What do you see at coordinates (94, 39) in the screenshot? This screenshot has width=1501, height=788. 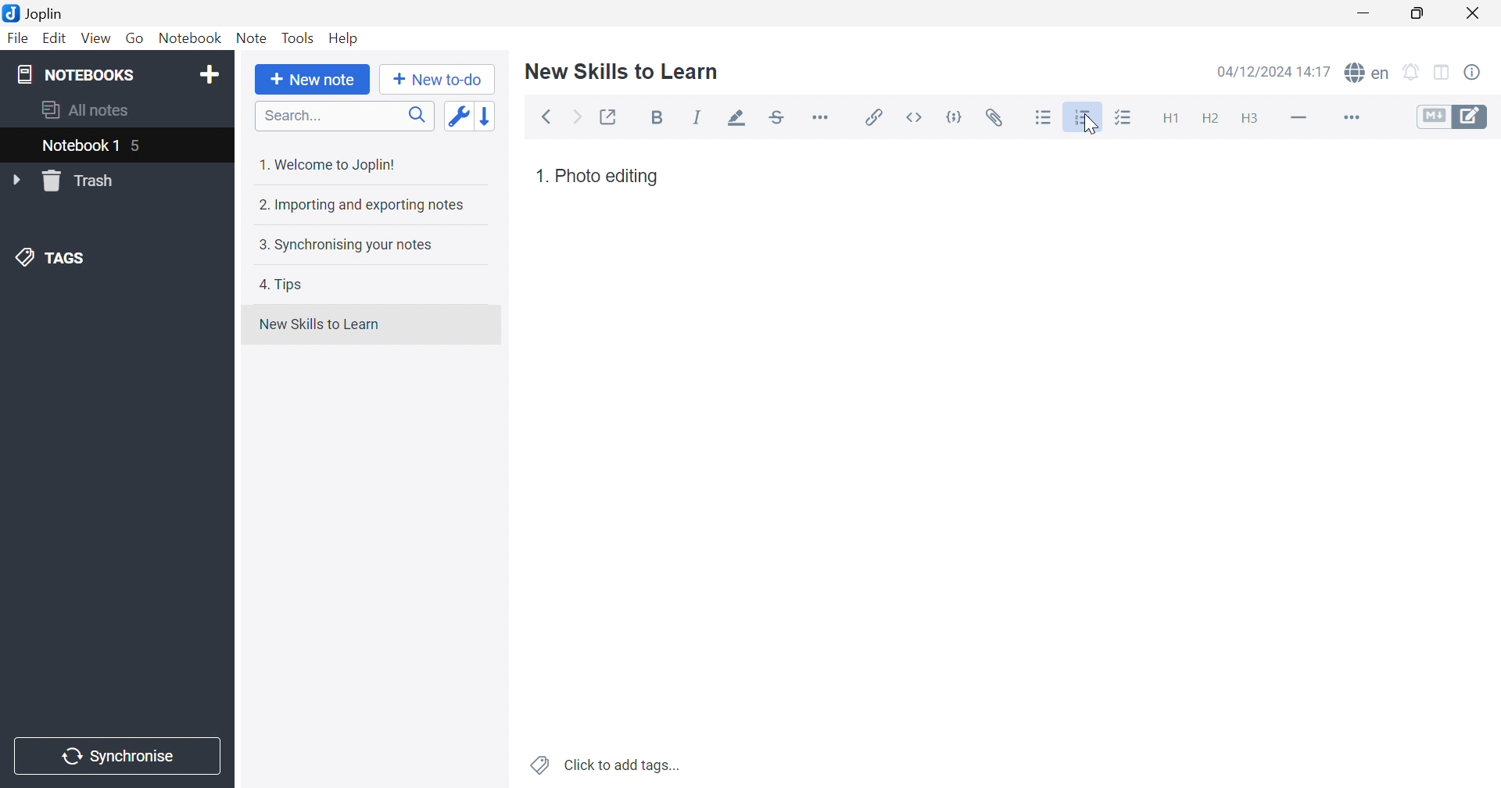 I see `View` at bounding box center [94, 39].